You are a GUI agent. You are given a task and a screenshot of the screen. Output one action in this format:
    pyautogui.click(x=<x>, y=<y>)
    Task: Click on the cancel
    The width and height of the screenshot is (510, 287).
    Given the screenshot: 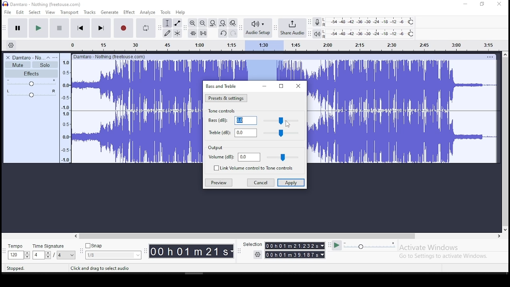 What is the action you would take?
    pyautogui.click(x=261, y=183)
    